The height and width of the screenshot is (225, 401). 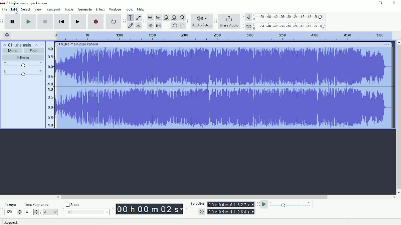 I want to click on Zoom toggle, so click(x=181, y=18).